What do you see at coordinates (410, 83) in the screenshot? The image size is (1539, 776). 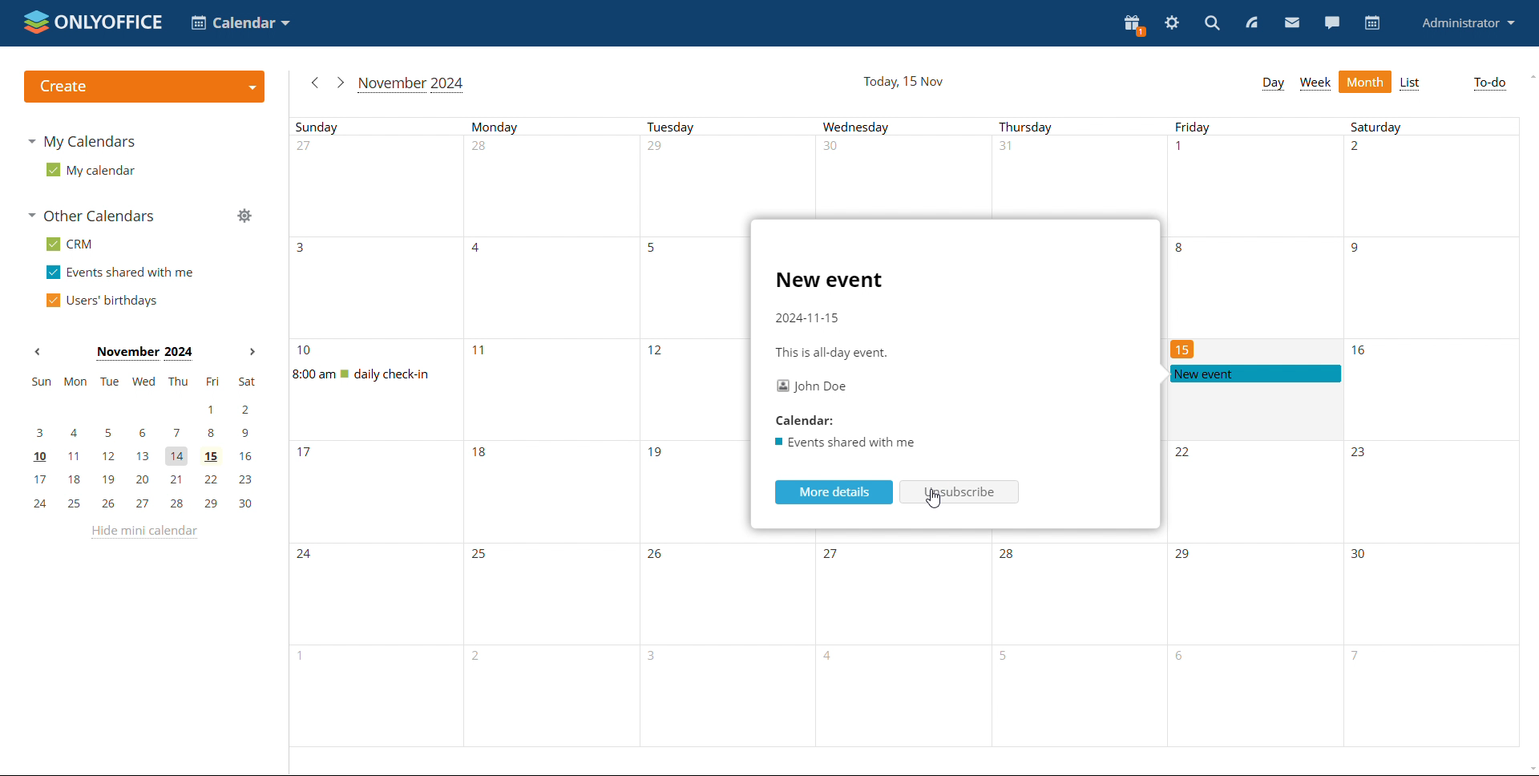 I see `current month` at bounding box center [410, 83].